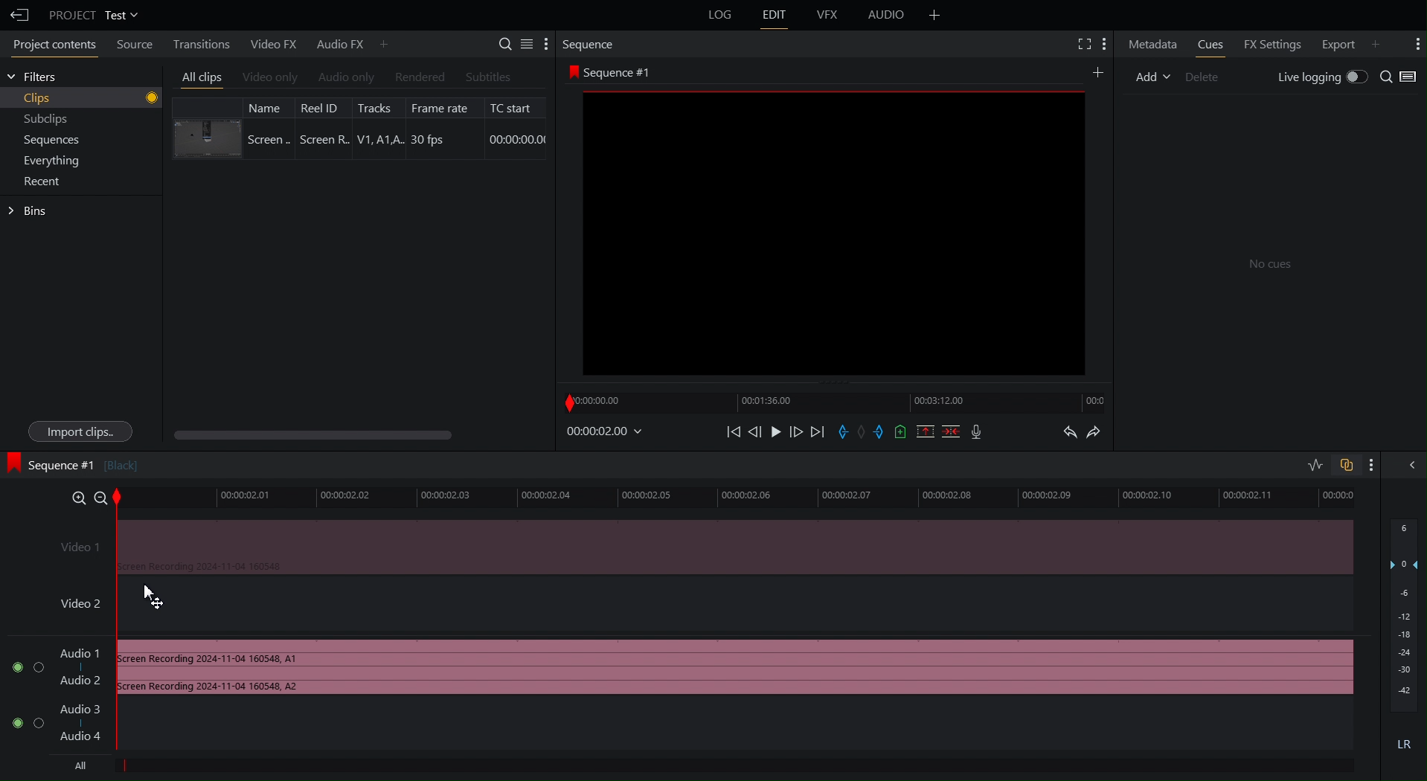 The height and width of the screenshot is (781, 1427). Describe the element at coordinates (603, 434) in the screenshot. I see `Timestamp` at that location.